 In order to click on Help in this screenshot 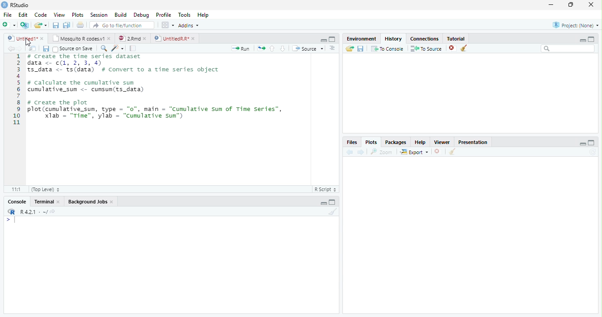, I will do `click(204, 16)`.